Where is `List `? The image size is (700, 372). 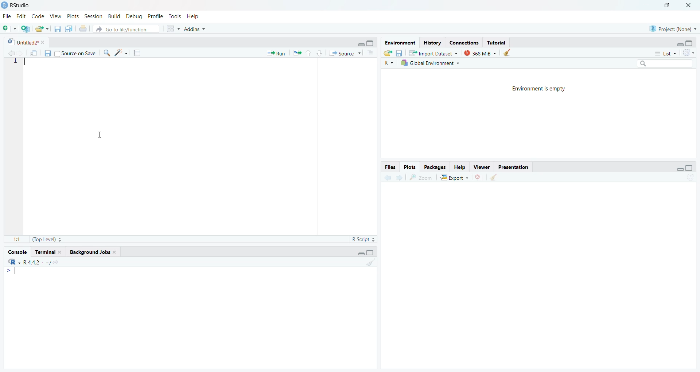
List  is located at coordinates (665, 53).